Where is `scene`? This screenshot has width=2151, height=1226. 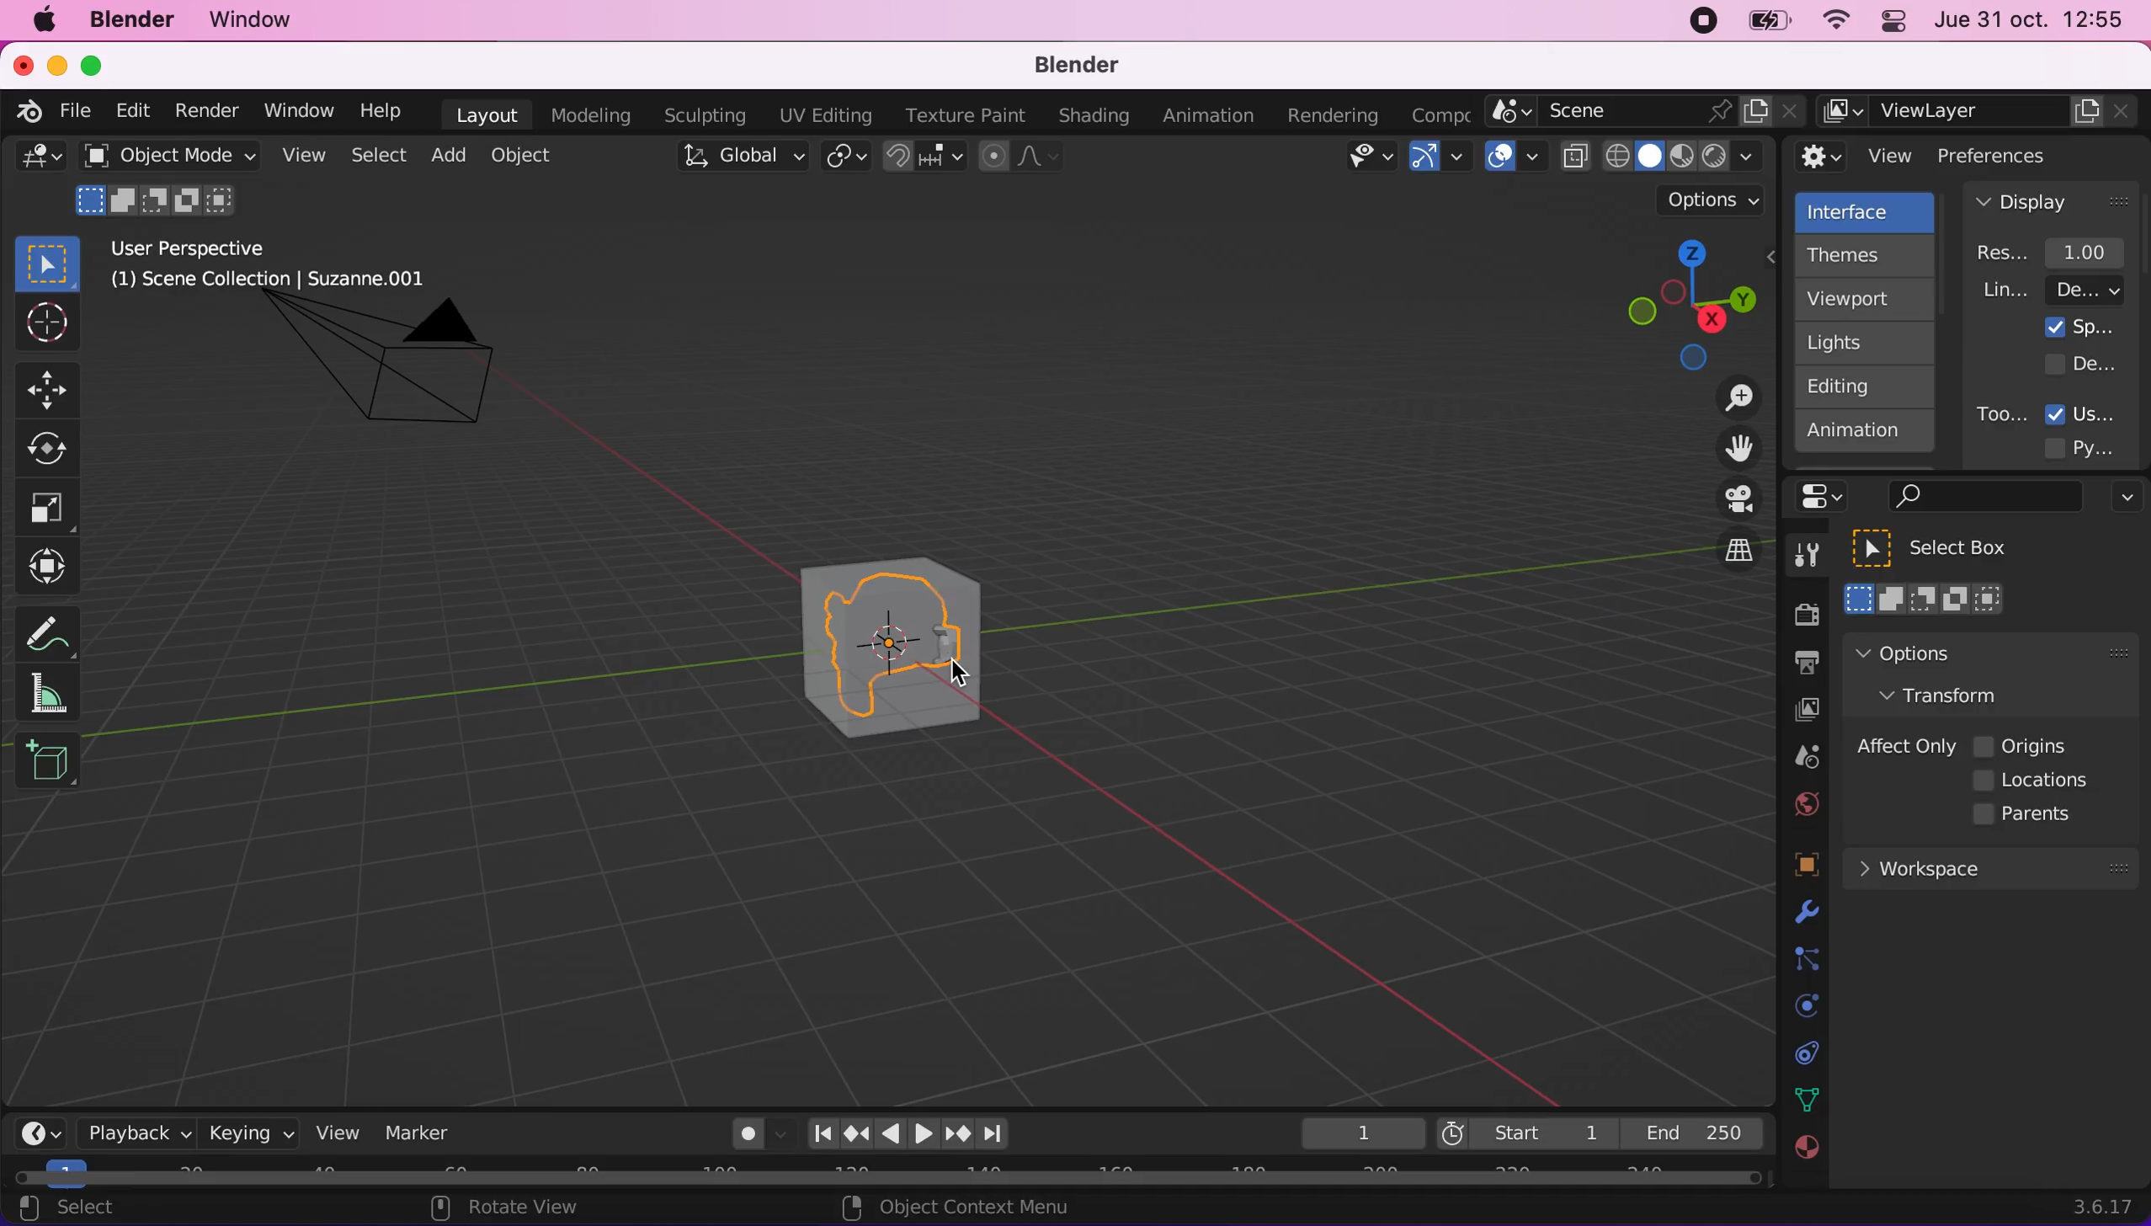
scene is located at coordinates (1799, 758).